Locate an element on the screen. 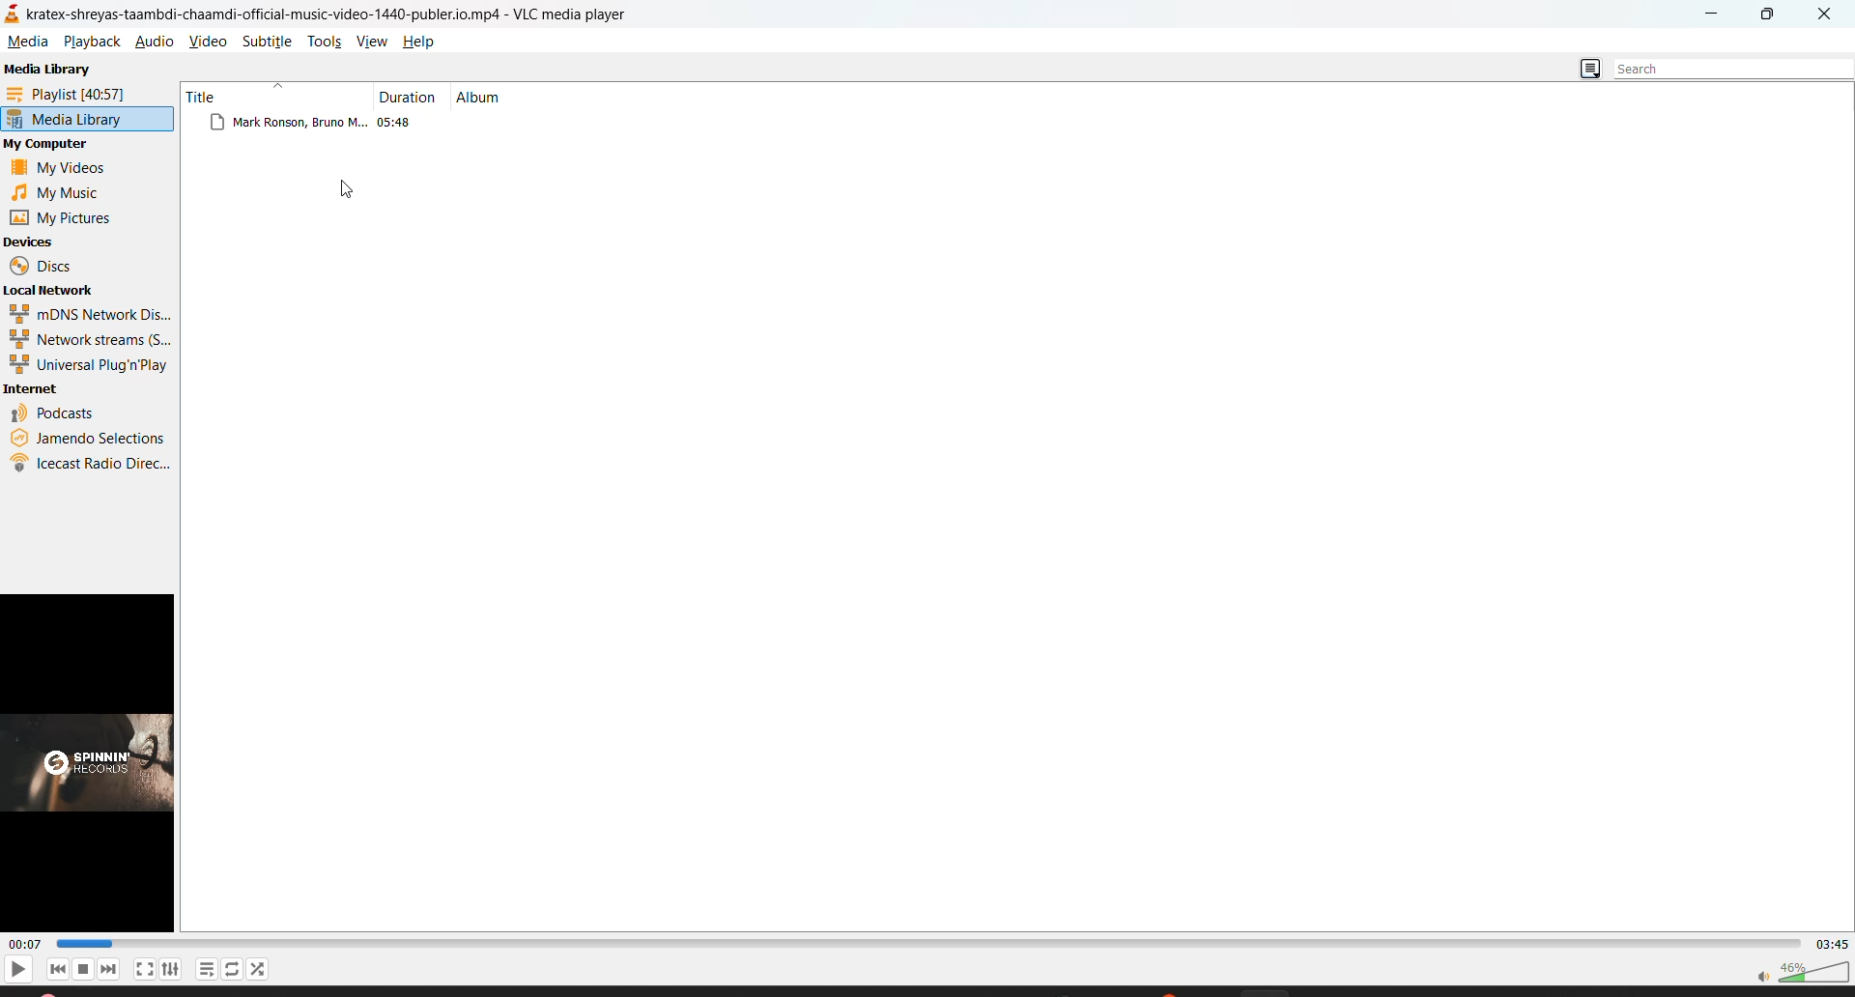 This screenshot has height=997, width=1855. podcasts is located at coordinates (56, 414).